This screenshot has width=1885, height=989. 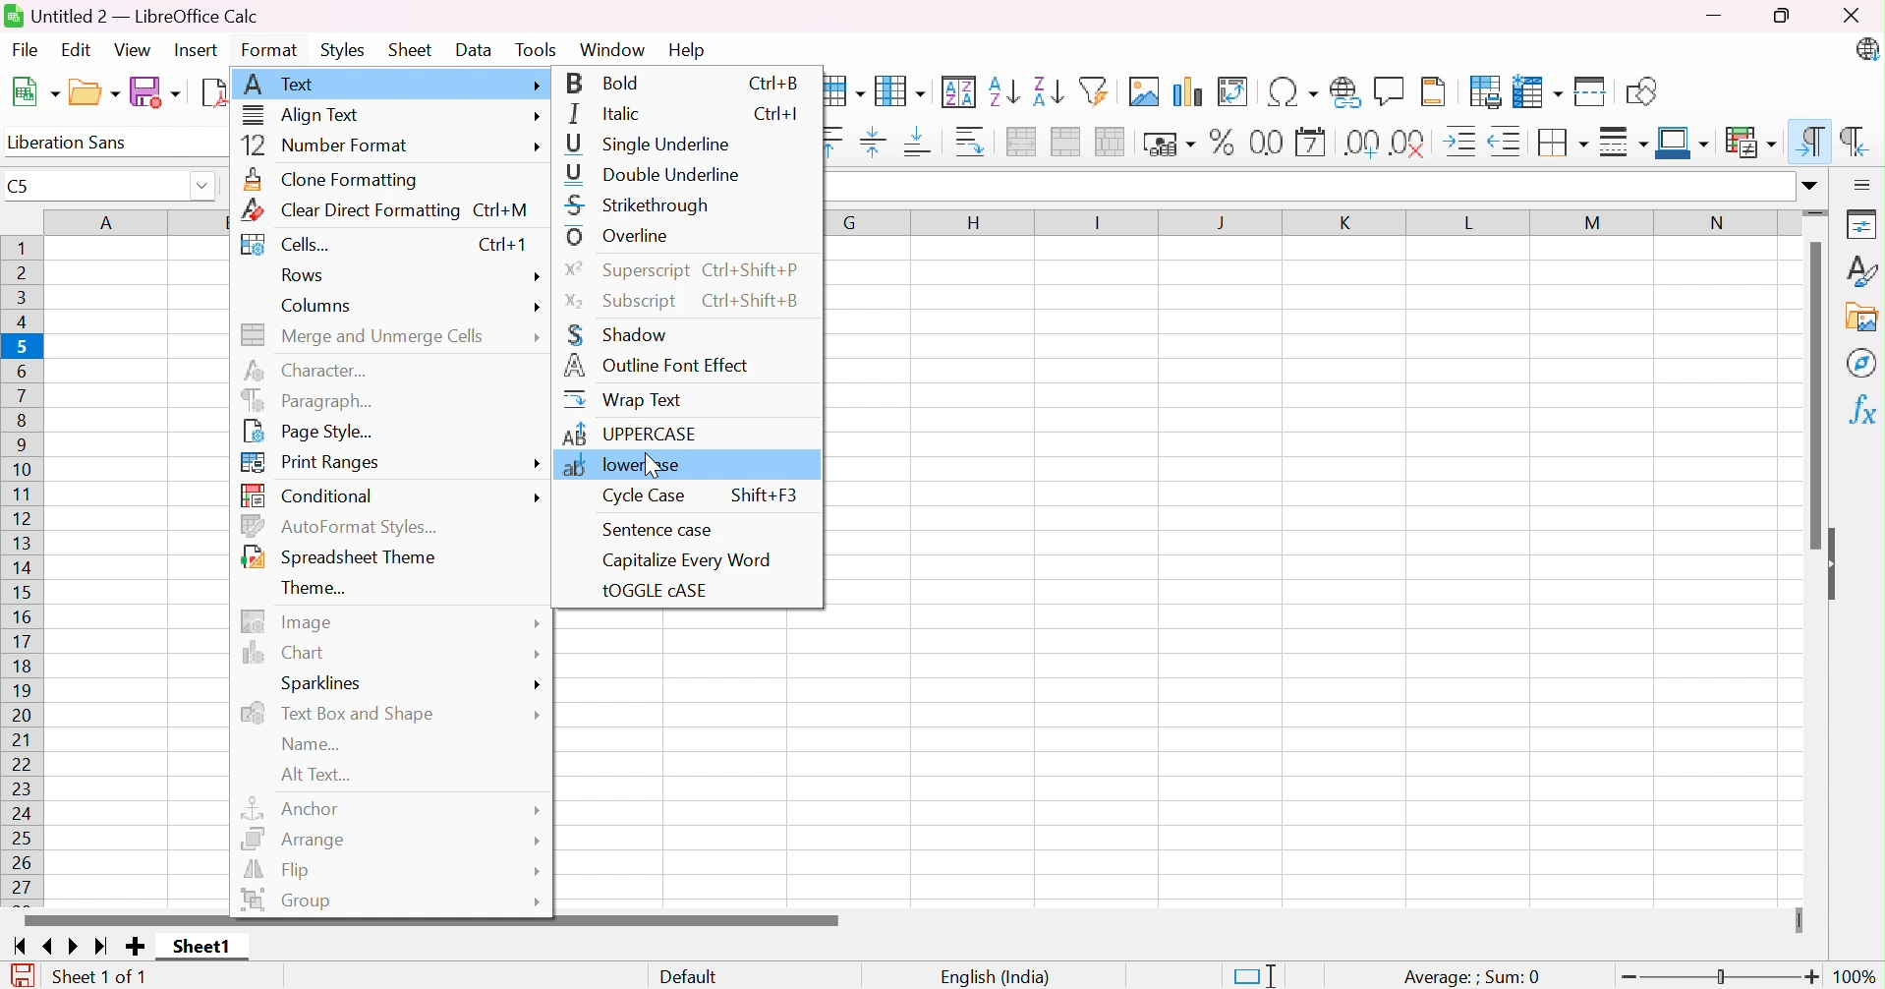 I want to click on Format as Date, so click(x=1312, y=142).